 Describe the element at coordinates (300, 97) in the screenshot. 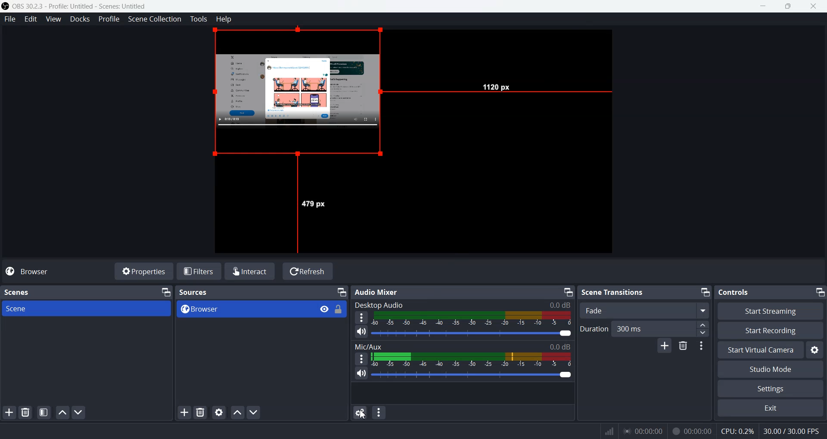

I see `Open sources` at that location.